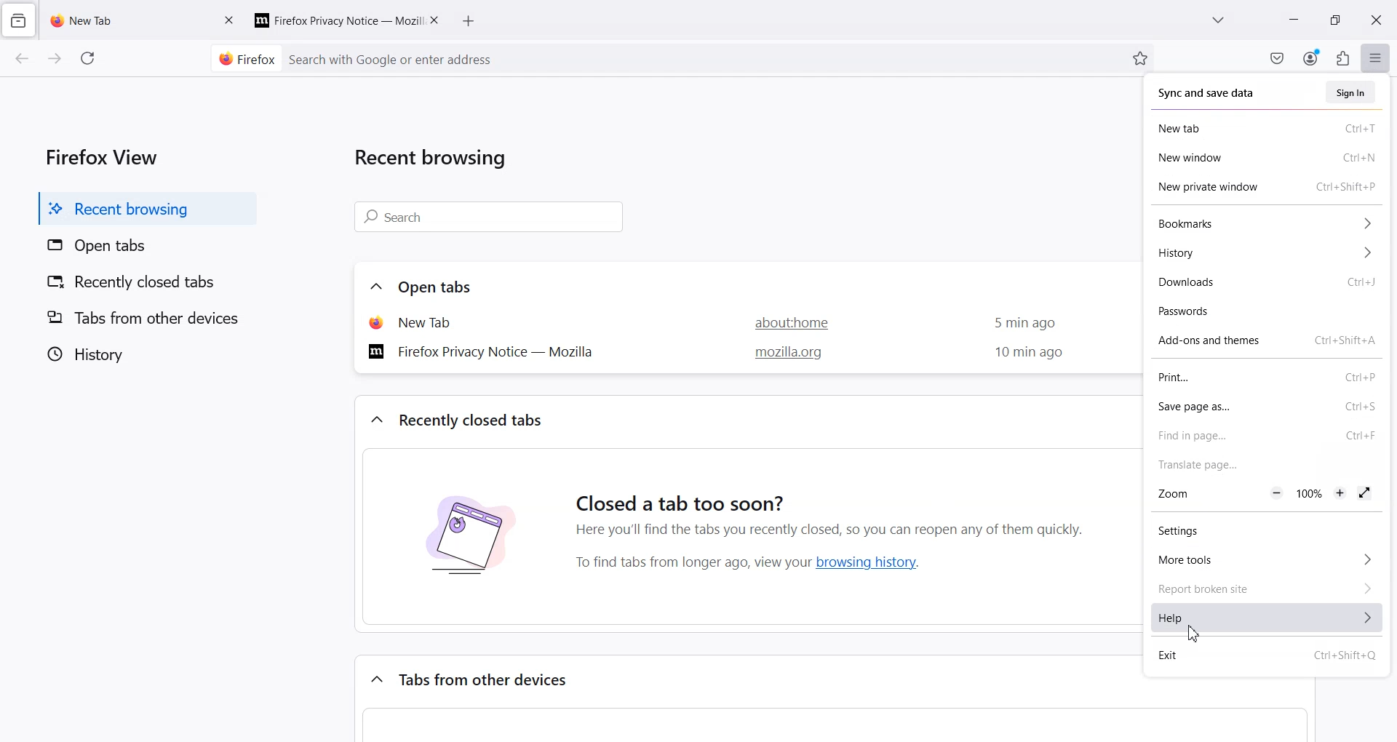 This screenshot has height=742, width=1397. Describe the element at coordinates (142, 284) in the screenshot. I see `Recently closed tabs` at that location.